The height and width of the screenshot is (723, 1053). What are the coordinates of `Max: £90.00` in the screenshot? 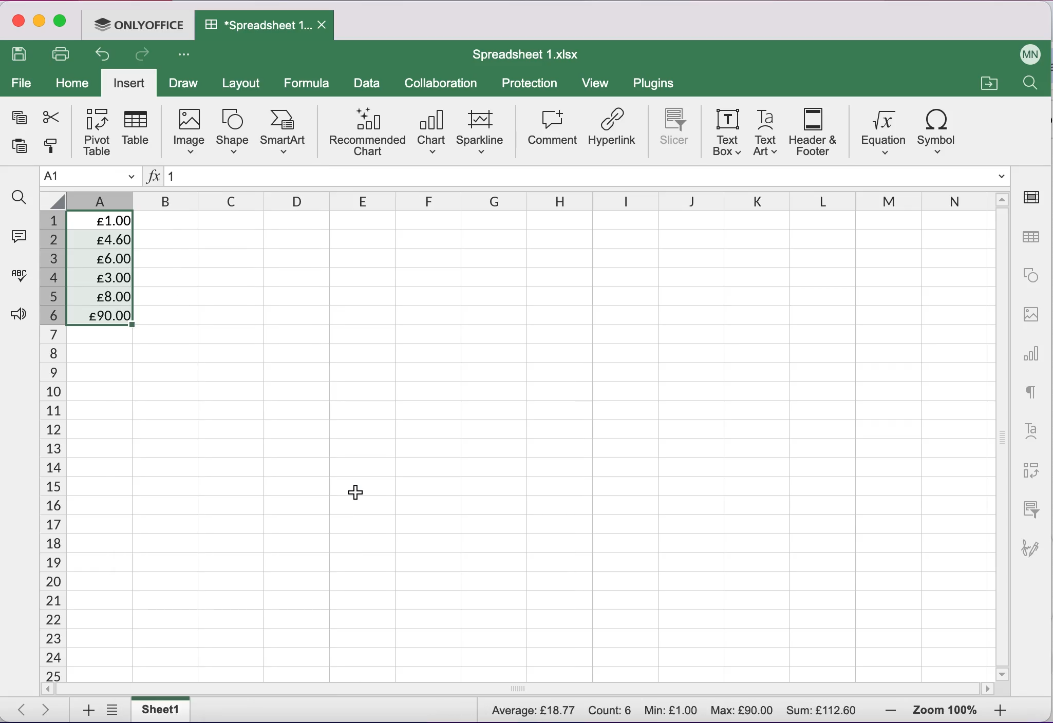 It's located at (739, 710).